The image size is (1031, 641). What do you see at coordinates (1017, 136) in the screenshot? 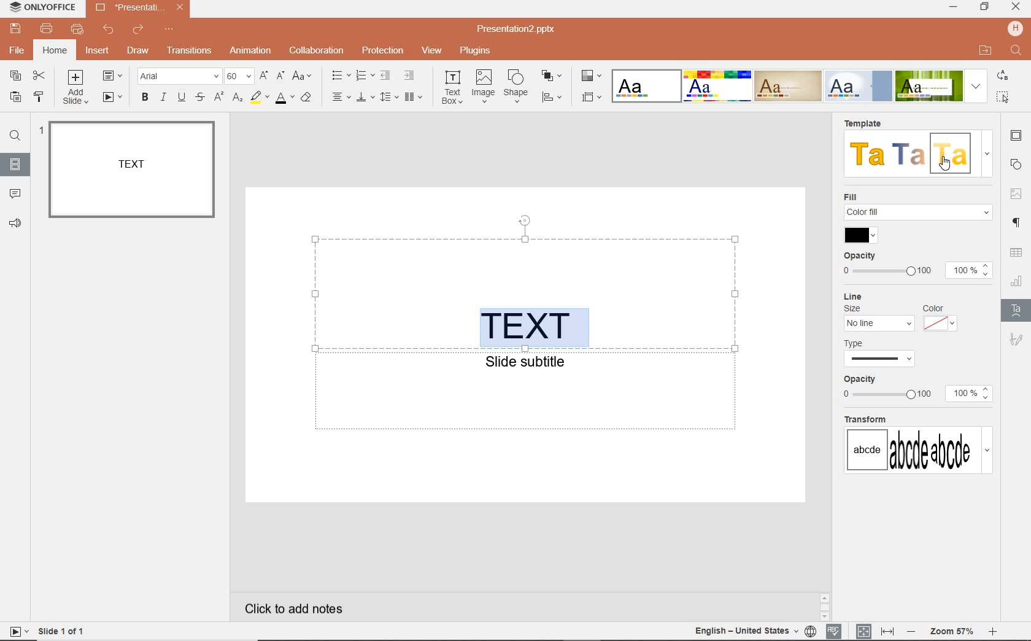
I see `SLIDE SETTINGS` at bounding box center [1017, 136].